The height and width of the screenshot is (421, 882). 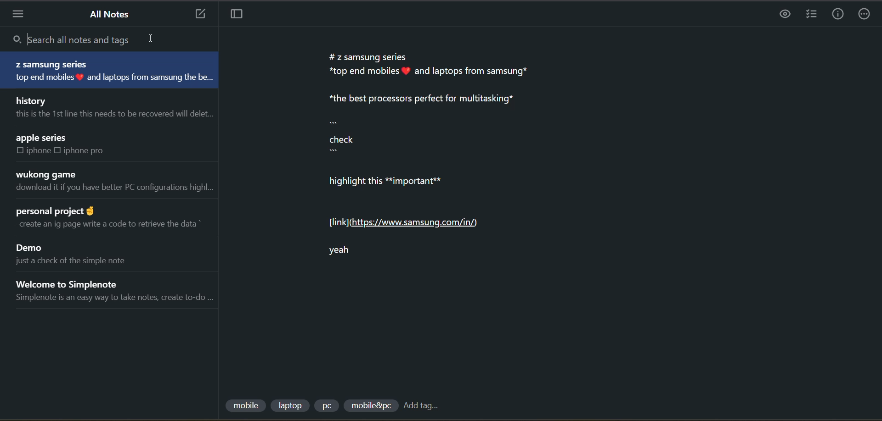 What do you see at coordinates (240, 16) in the screenshot?
I see `toggle focus mode` at bounding box center [240, 16].